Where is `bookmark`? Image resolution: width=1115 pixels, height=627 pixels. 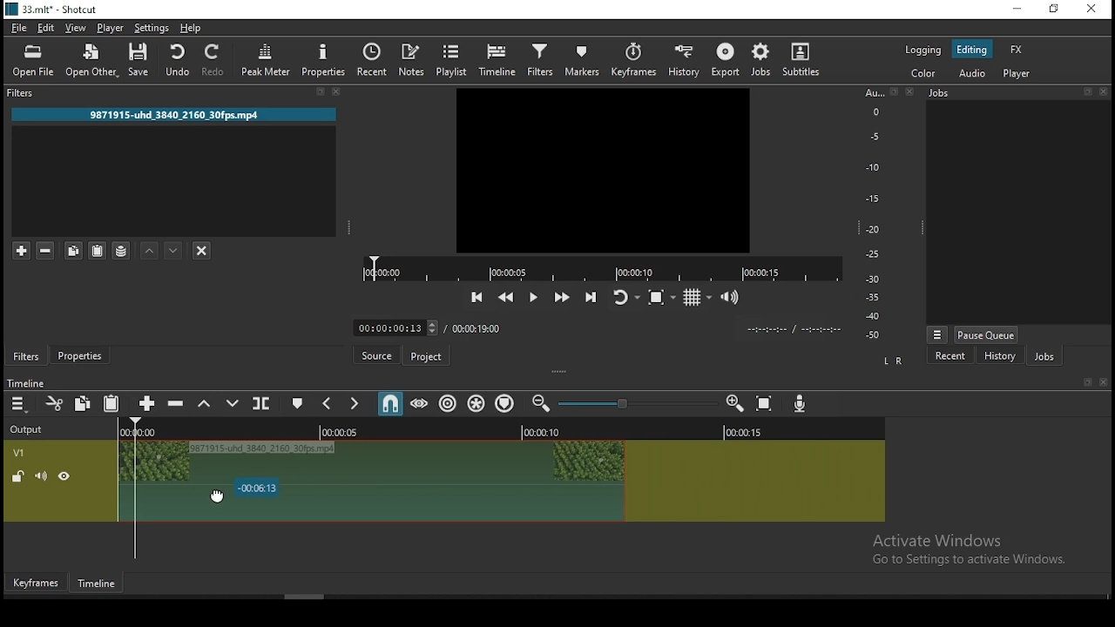
bookmark is located at coordinates (1085, 382).